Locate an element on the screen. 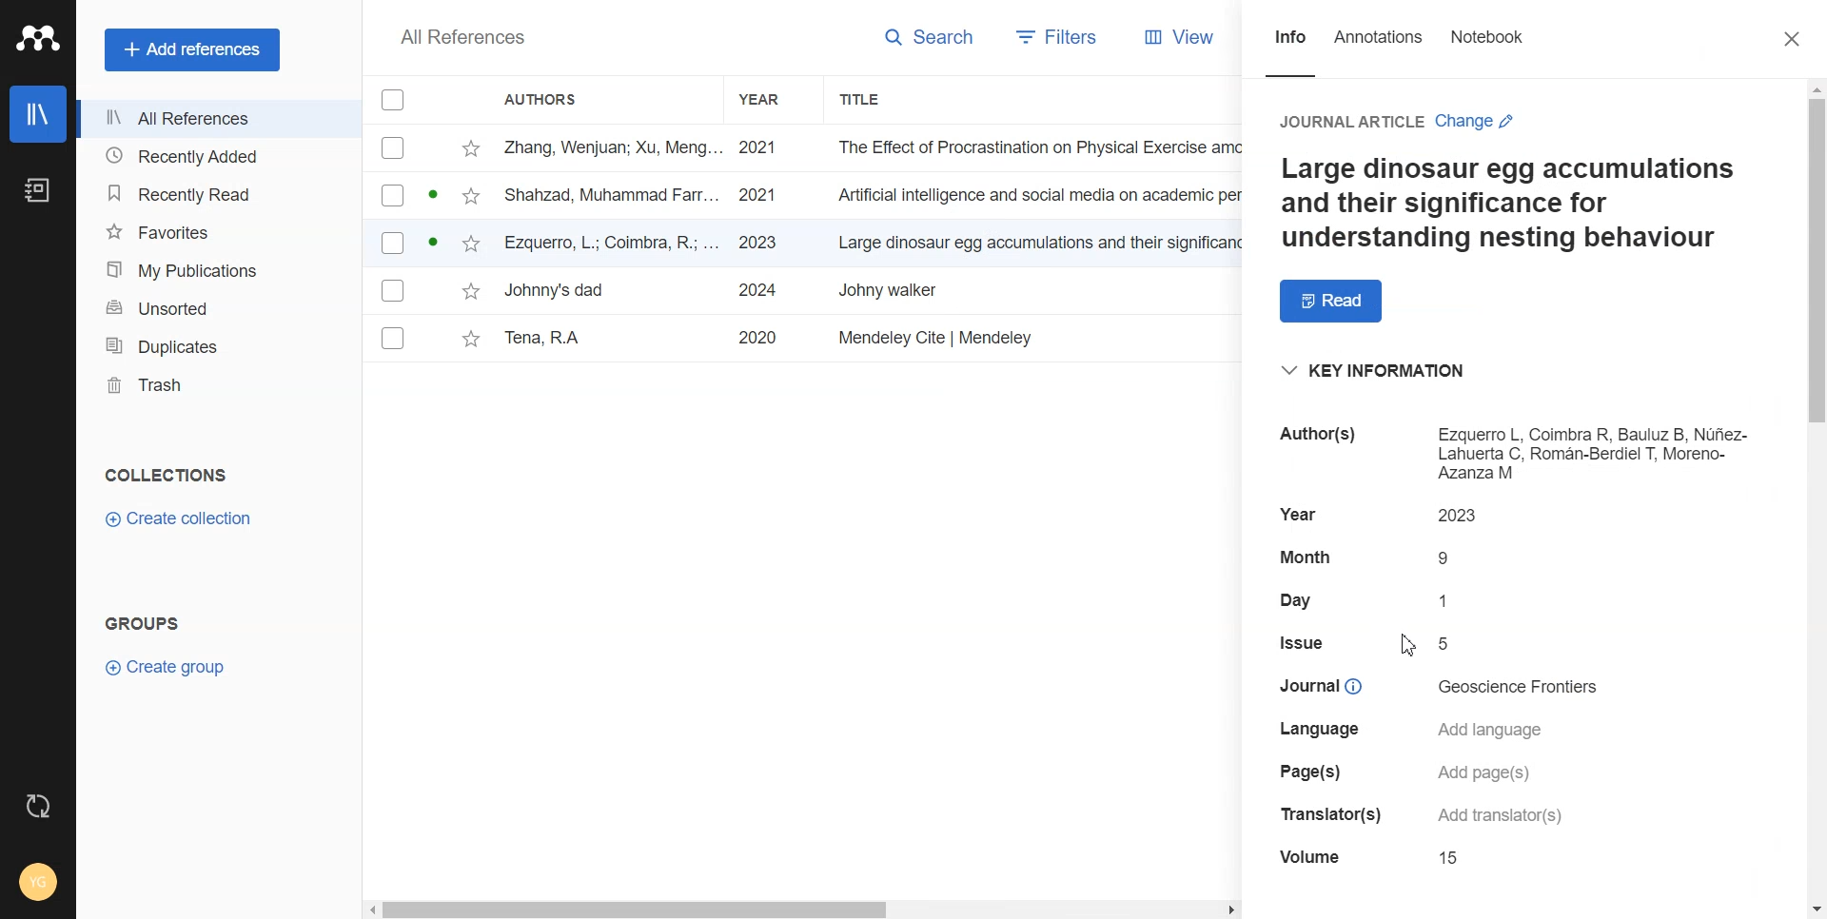 The width and height of the screenshot is (1827, 919). Journal is located at coordinates (1349, 121).